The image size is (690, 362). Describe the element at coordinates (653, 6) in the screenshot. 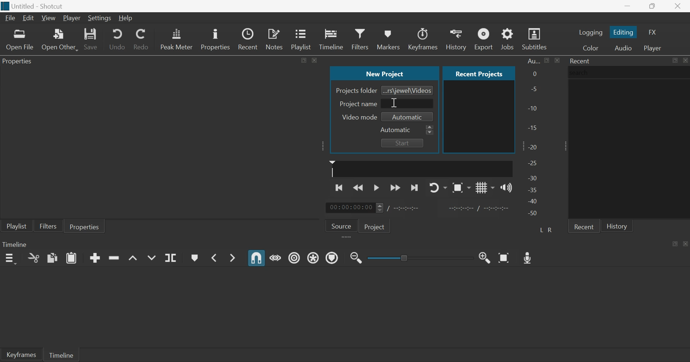

I see `Maximize` at that location.